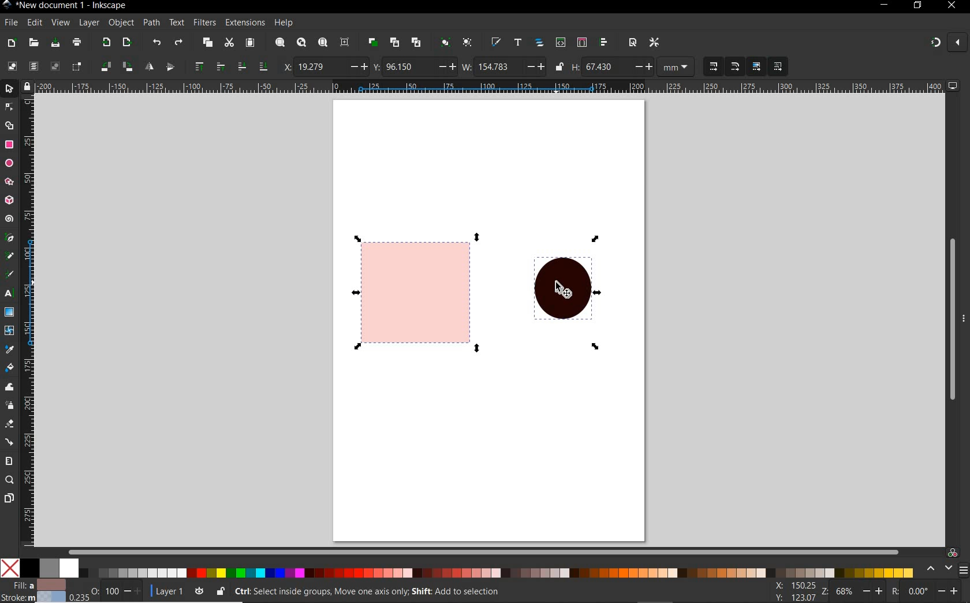  Describe the element at coordinates (654, 43) in the screenshot. I see `open preferances` at that location.